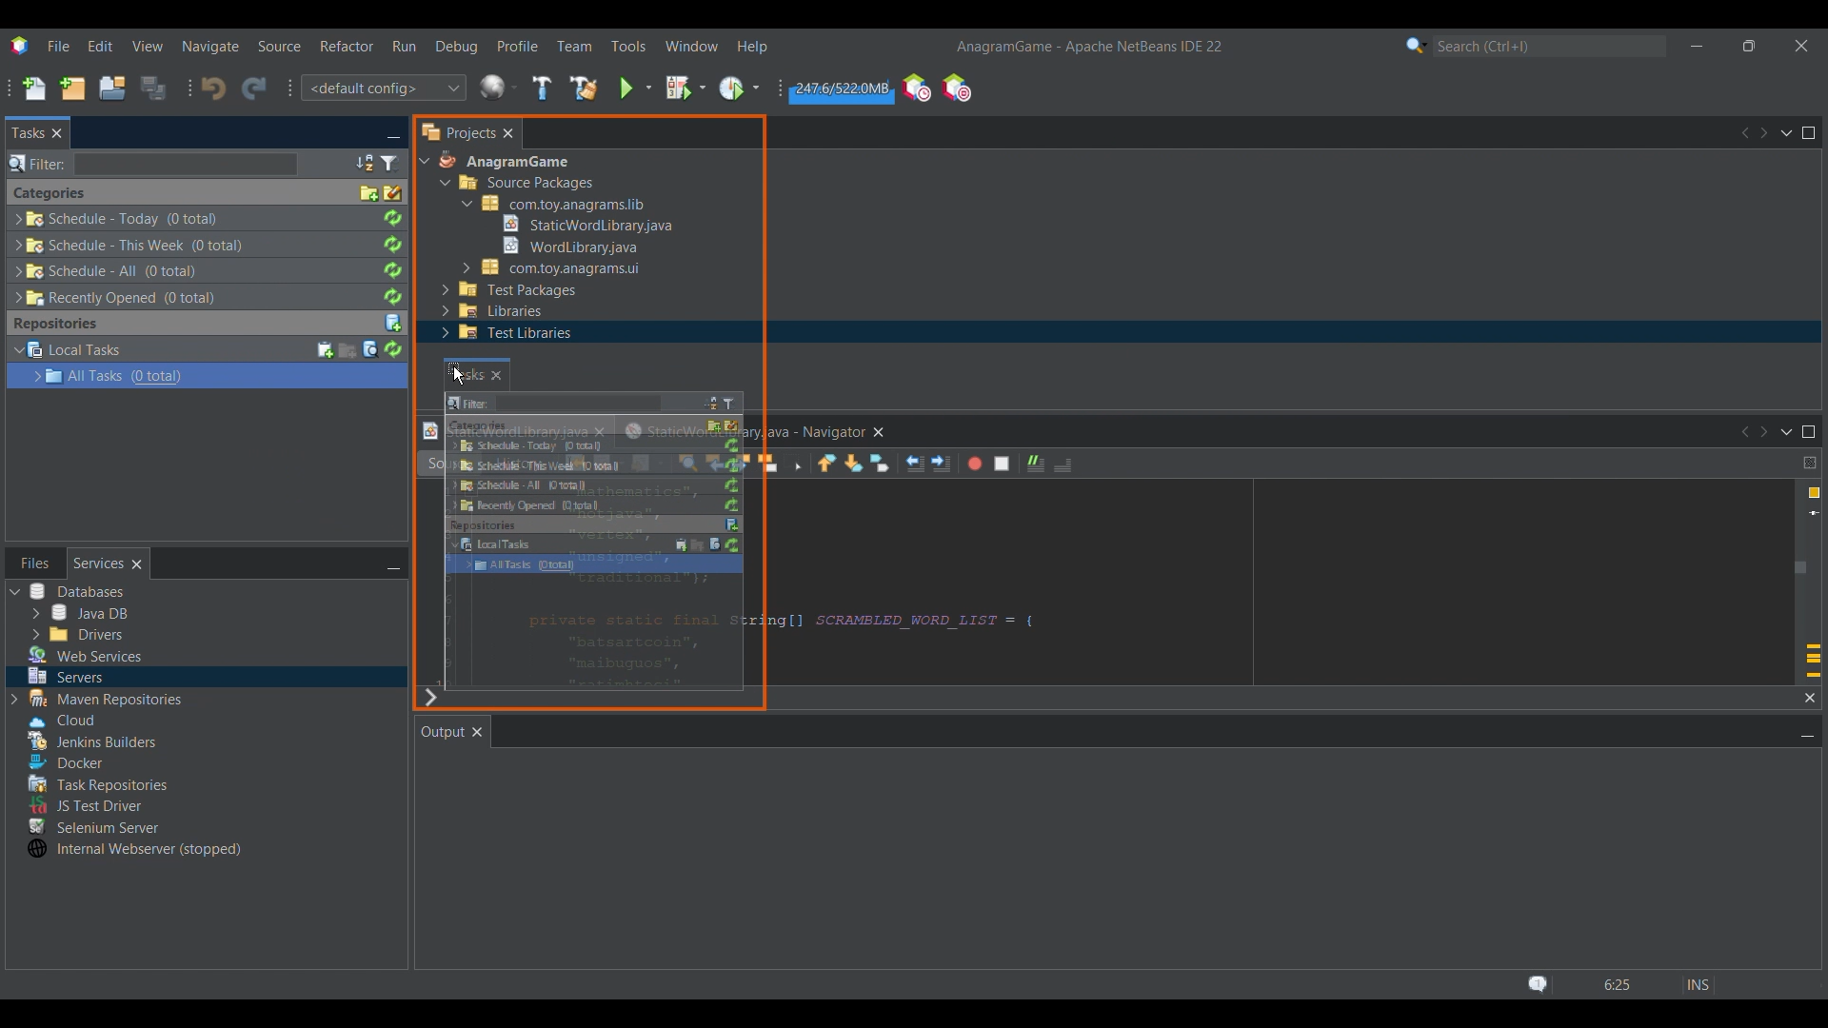 This screenshot has height=1028, width=1828. What do you see at coordinates (691, 46) in the screenshot?
I see `Window menu` at bounding box center [691, 46].